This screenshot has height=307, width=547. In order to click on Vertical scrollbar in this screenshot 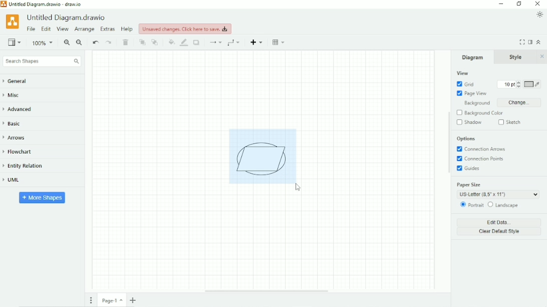, I will do `click(448, 143)`.